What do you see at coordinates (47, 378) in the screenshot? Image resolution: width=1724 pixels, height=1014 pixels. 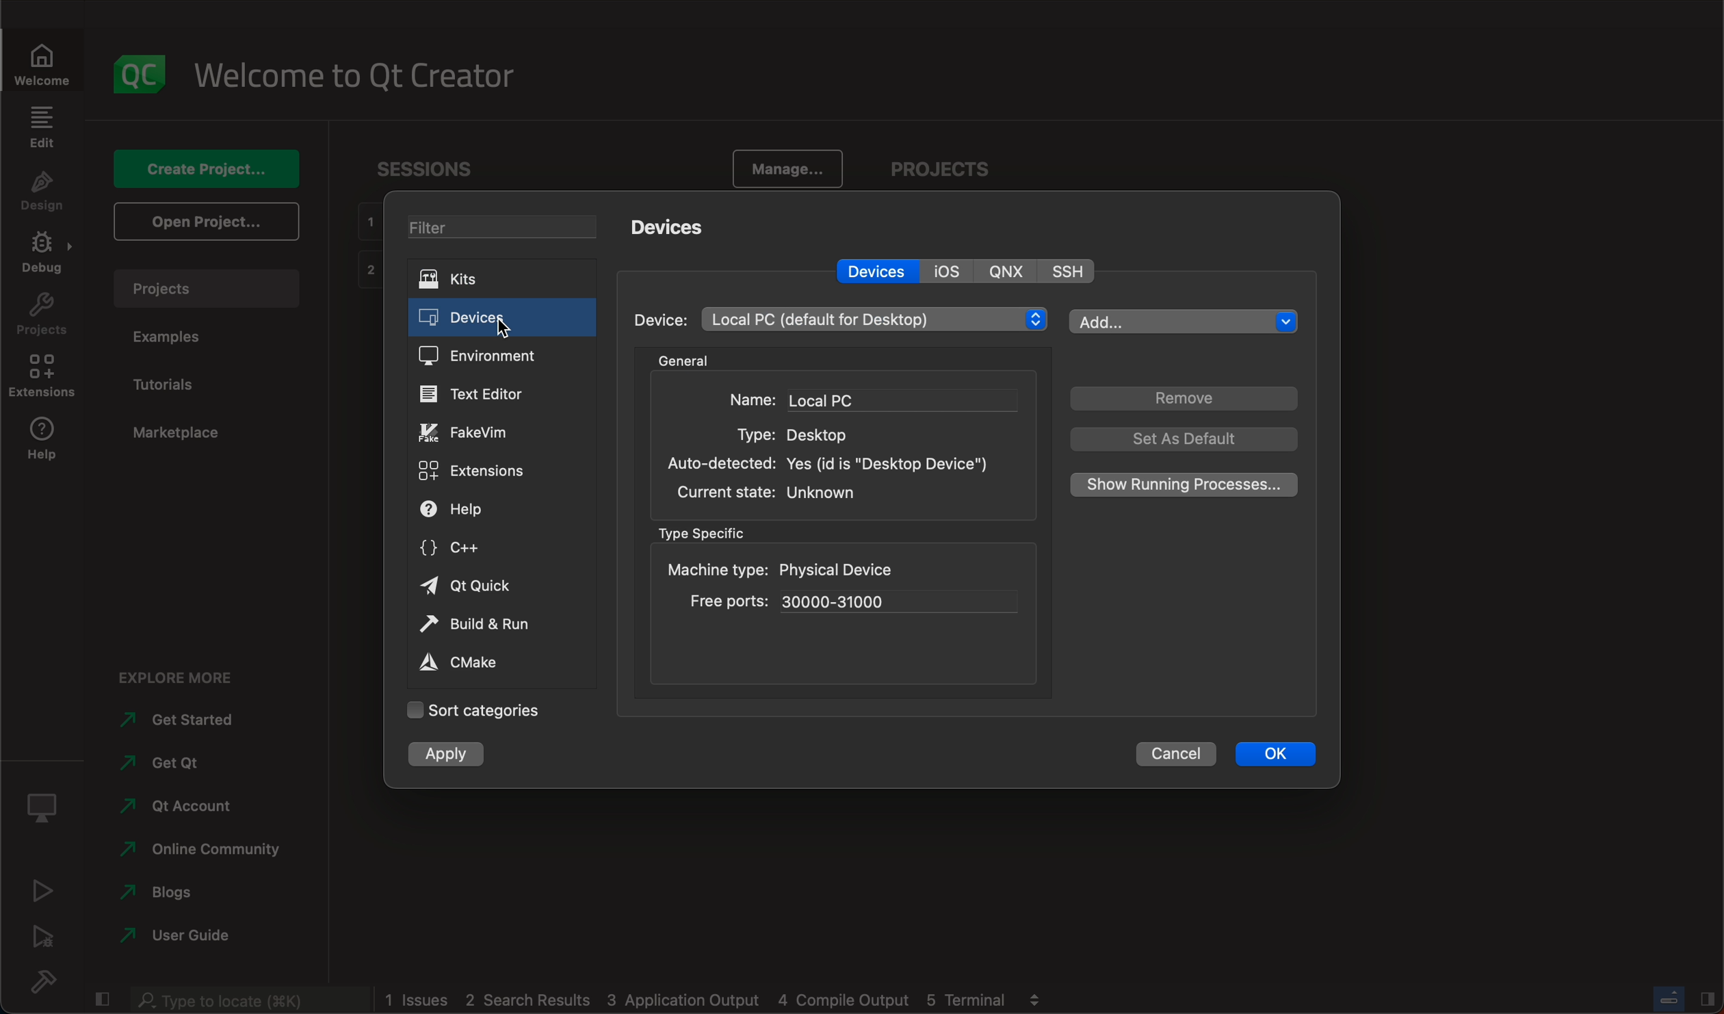 I see `extensions` at bounding box center [47, 378].